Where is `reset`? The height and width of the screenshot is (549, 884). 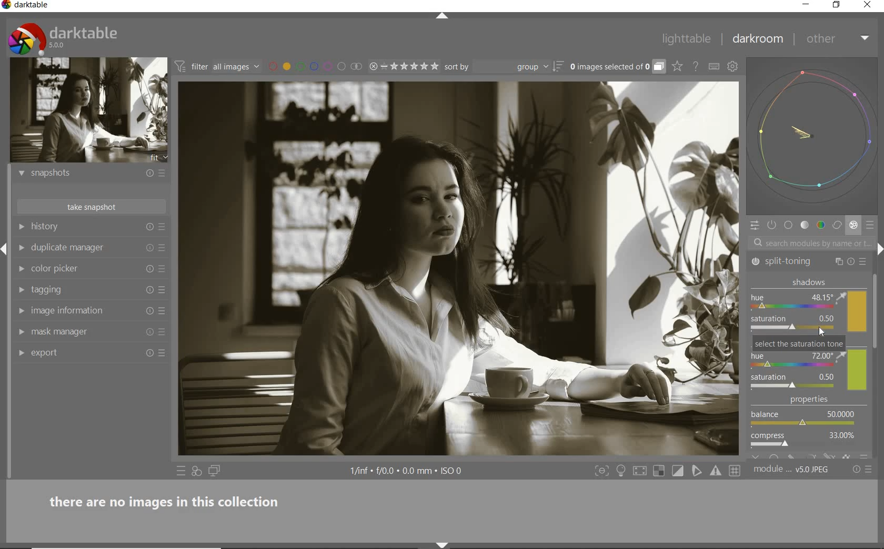 reset is located at coordinates (149, 228).